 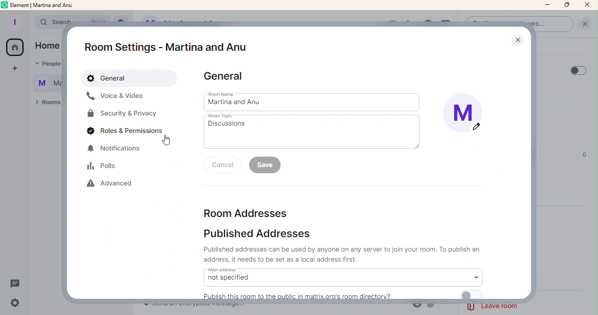 I want to click on Settings, so click(x=16, y=303).